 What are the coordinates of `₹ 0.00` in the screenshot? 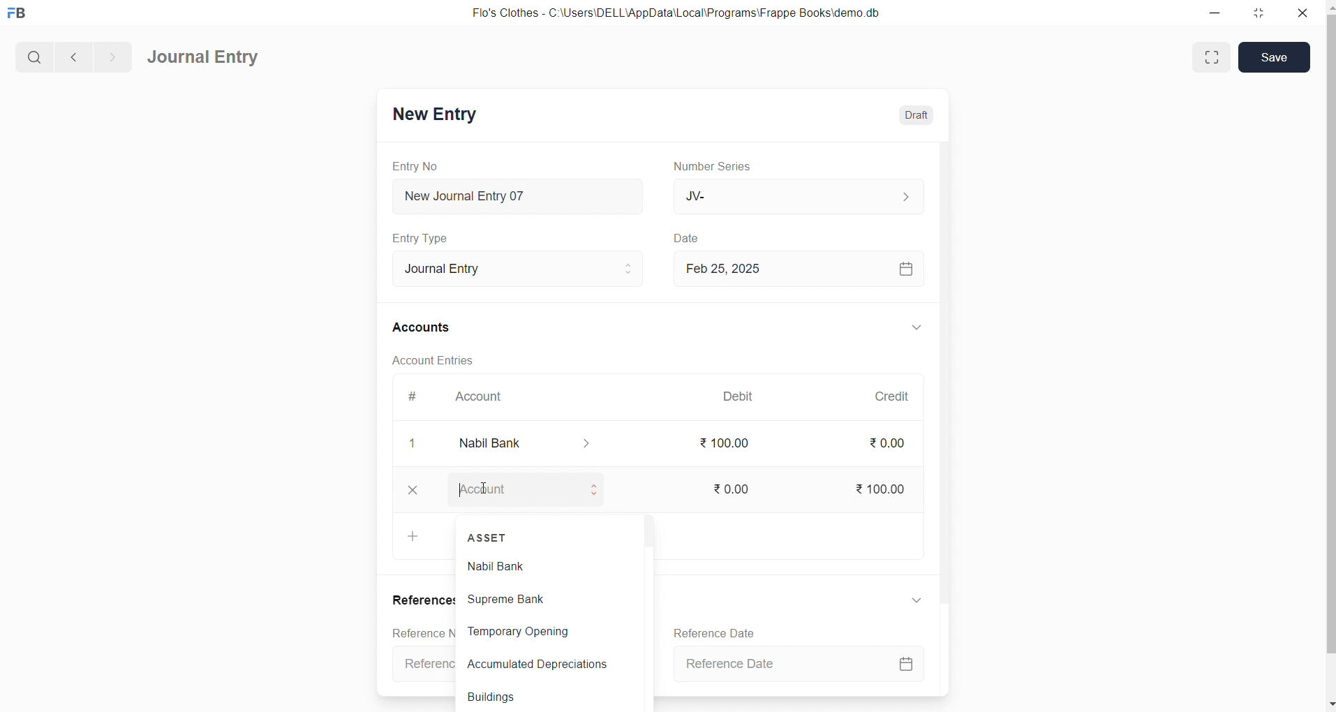 It's located at (735, 487).